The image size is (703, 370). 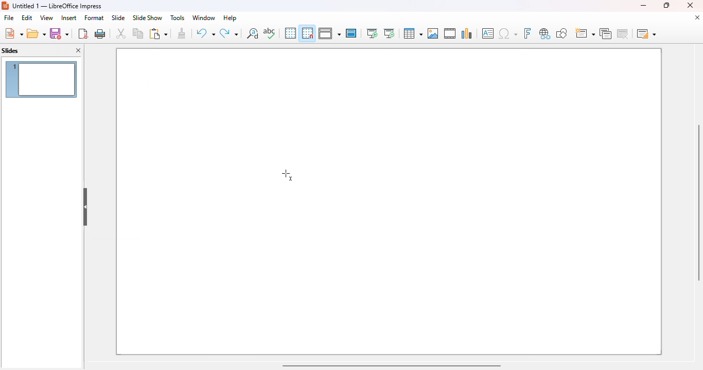 I want to click on insert hyperlink, so click(x=545, y=33).